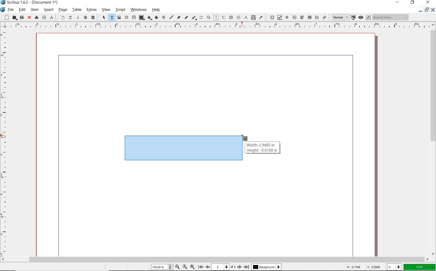 This screenshot has height=271, width=436. What do you see at coordinates (426, 10) in the screenshot?
I see `Minimize` at bounding box center [426, 10].